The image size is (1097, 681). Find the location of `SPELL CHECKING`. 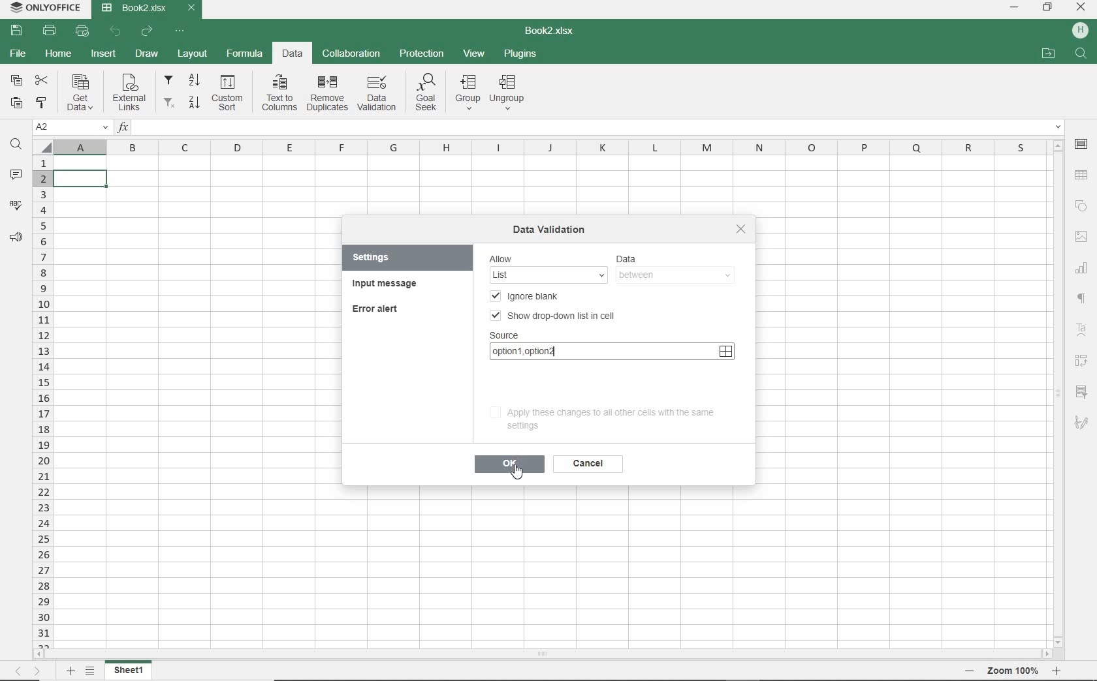

SPELL CHECKING is located at coordinates (16, 205).